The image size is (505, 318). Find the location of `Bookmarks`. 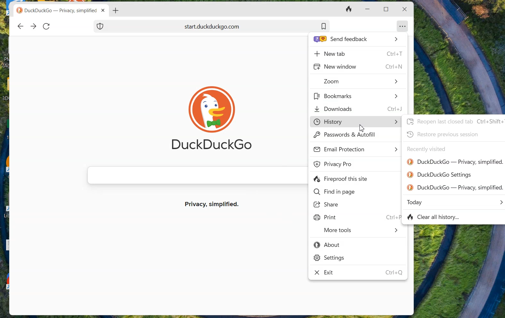

Bookmarks is located at coordinates (356, 96).